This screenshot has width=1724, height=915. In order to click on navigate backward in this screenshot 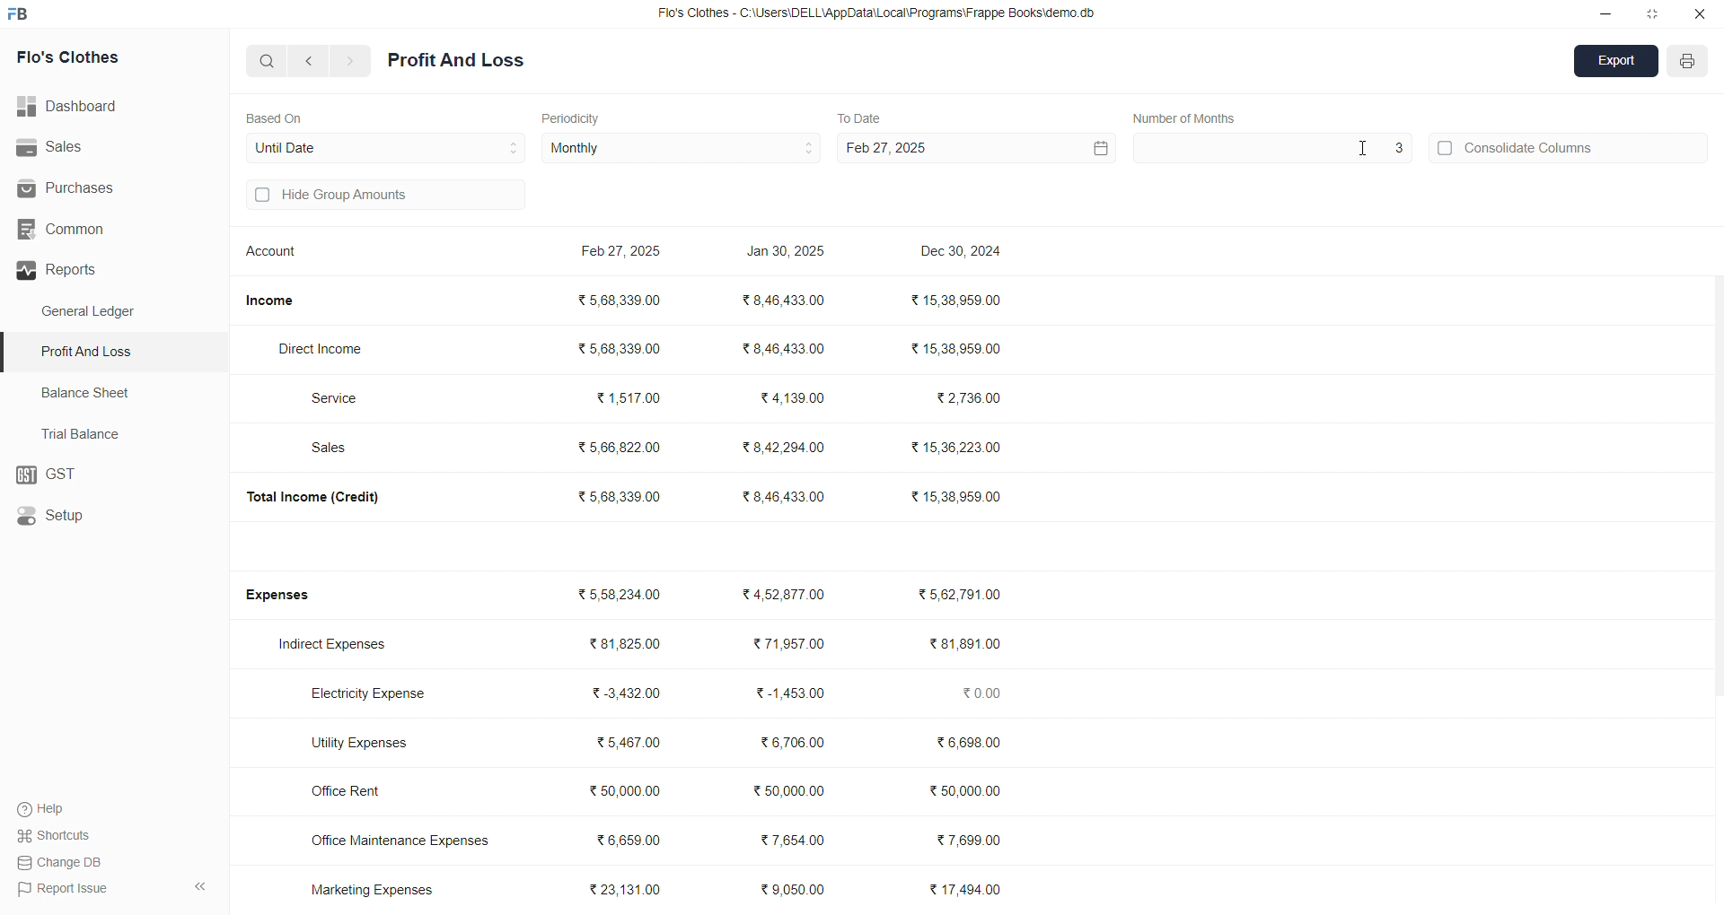, I will do `click(312, 60)`.